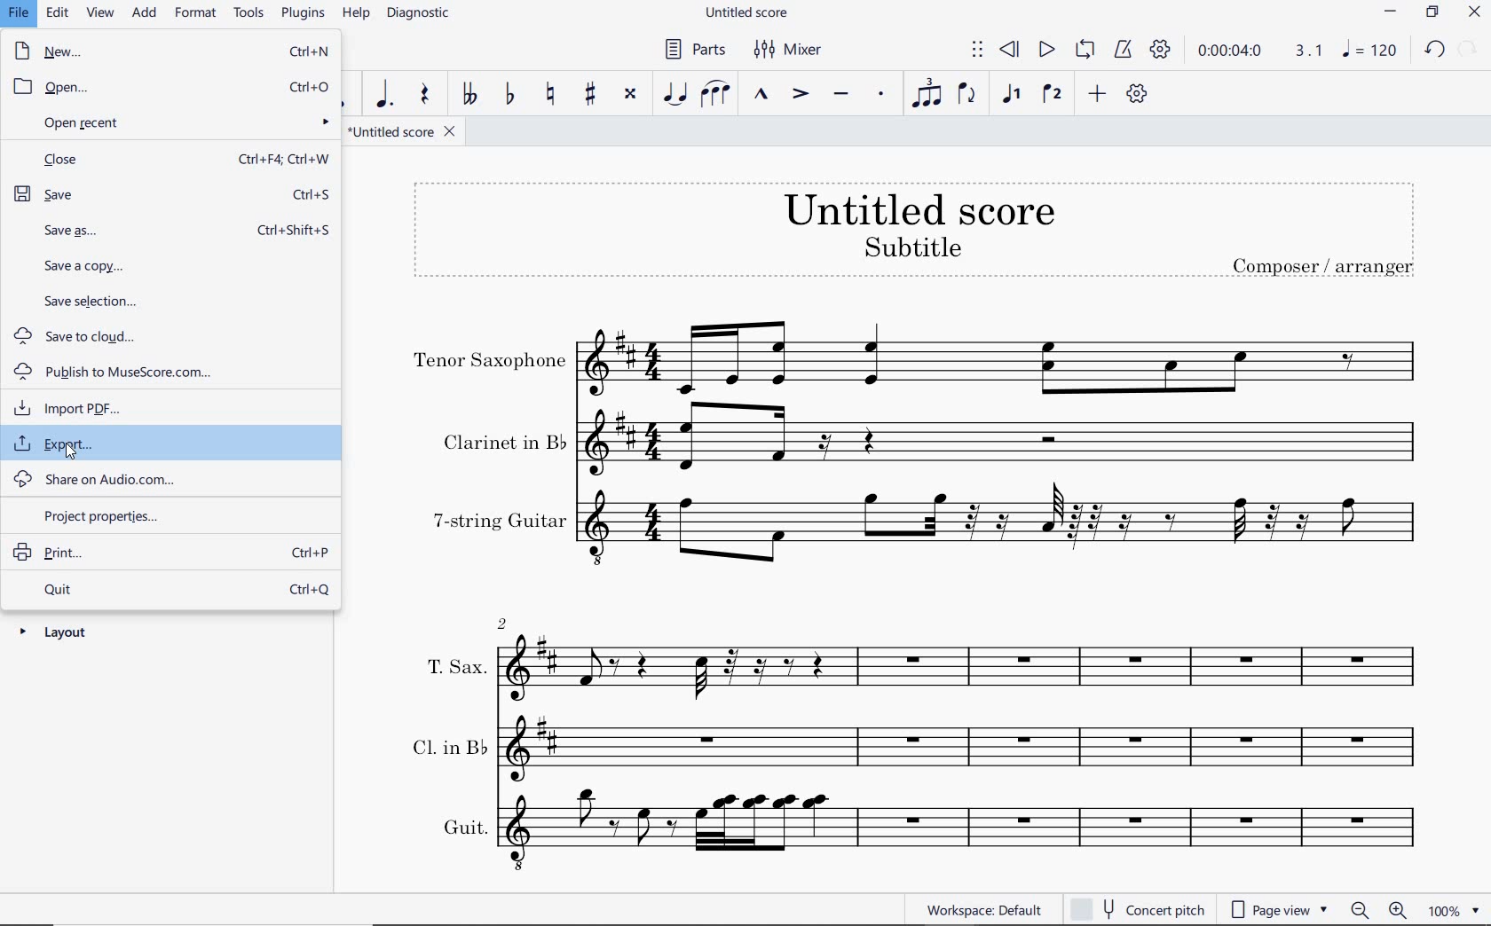  I want to click on TOGGLE NATURAL, so click(549, 95).